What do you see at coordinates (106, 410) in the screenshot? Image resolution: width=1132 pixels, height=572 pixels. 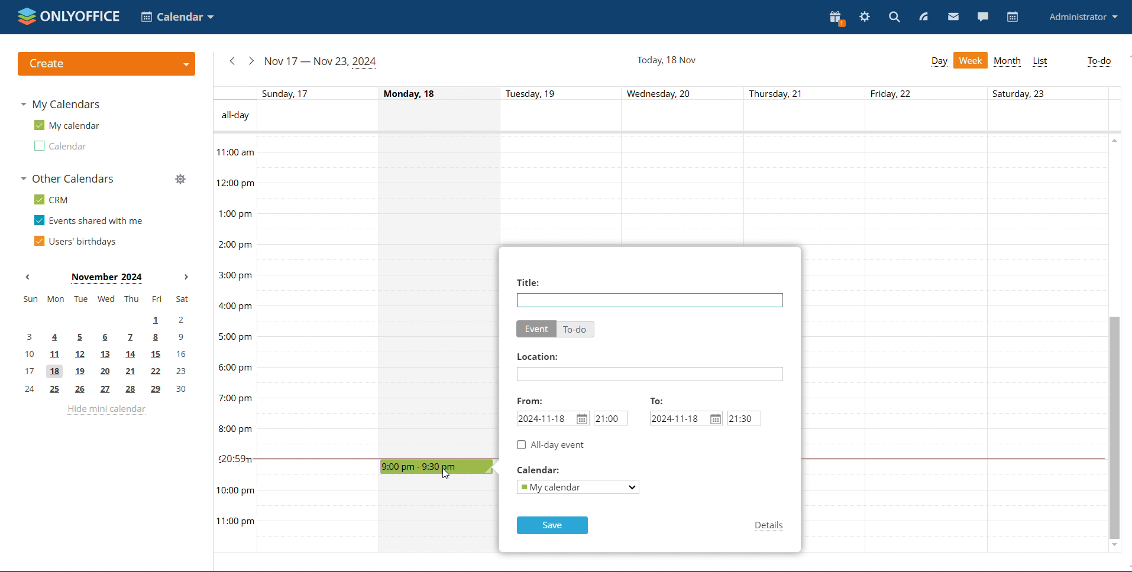 I see `hide mini calendar` at bounding box center [106, 410].